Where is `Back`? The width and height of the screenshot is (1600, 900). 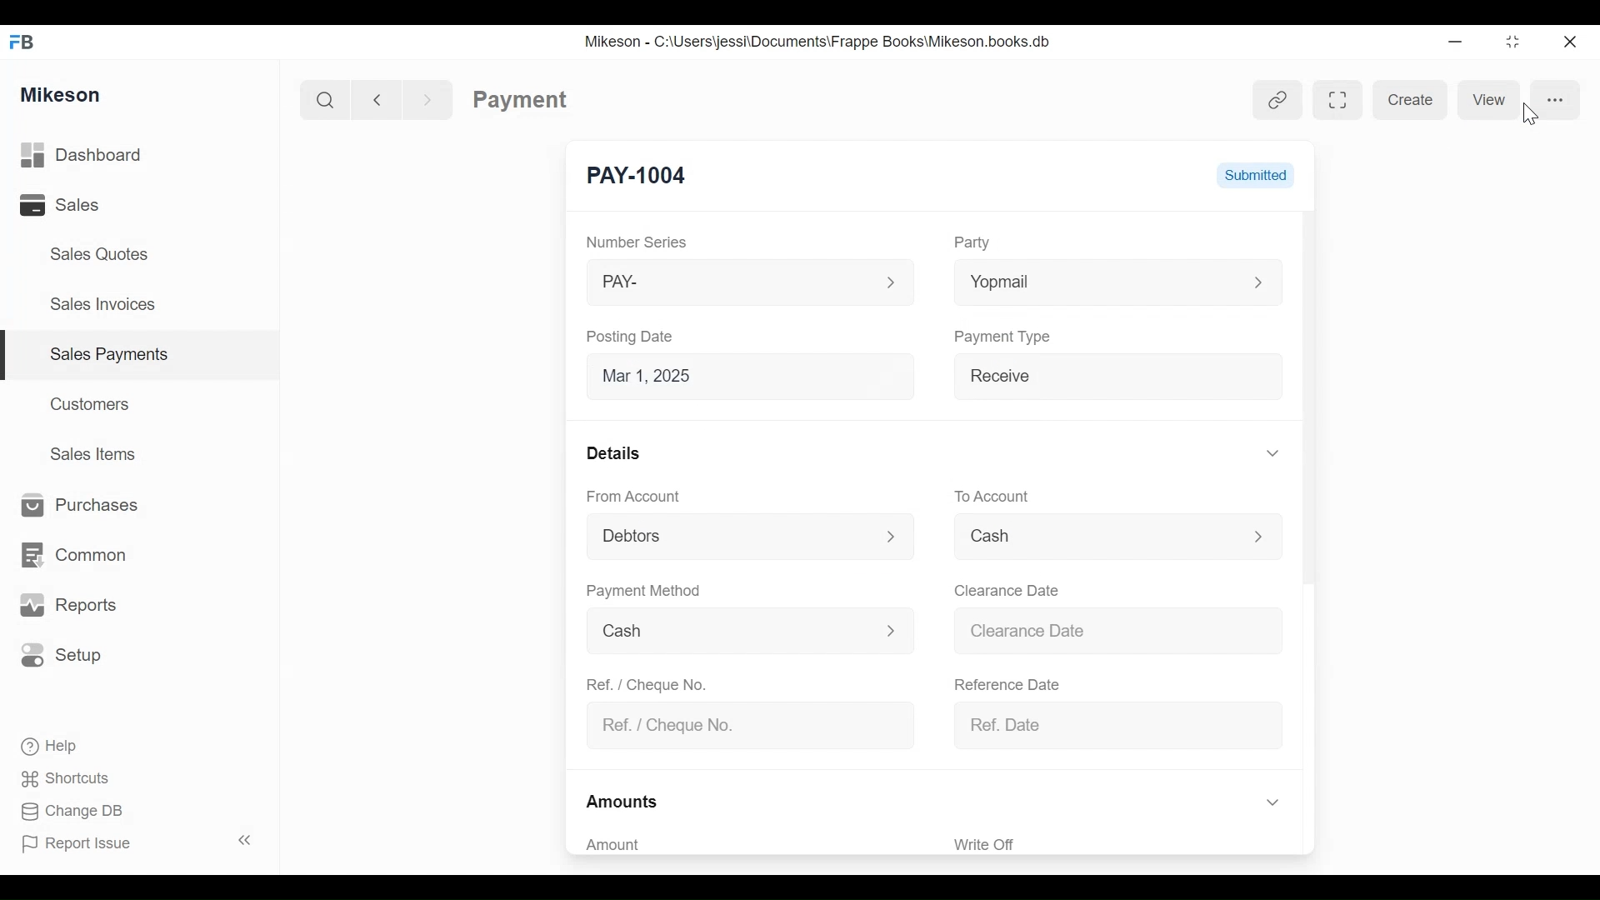 Back is located at coordinates (384, 98).